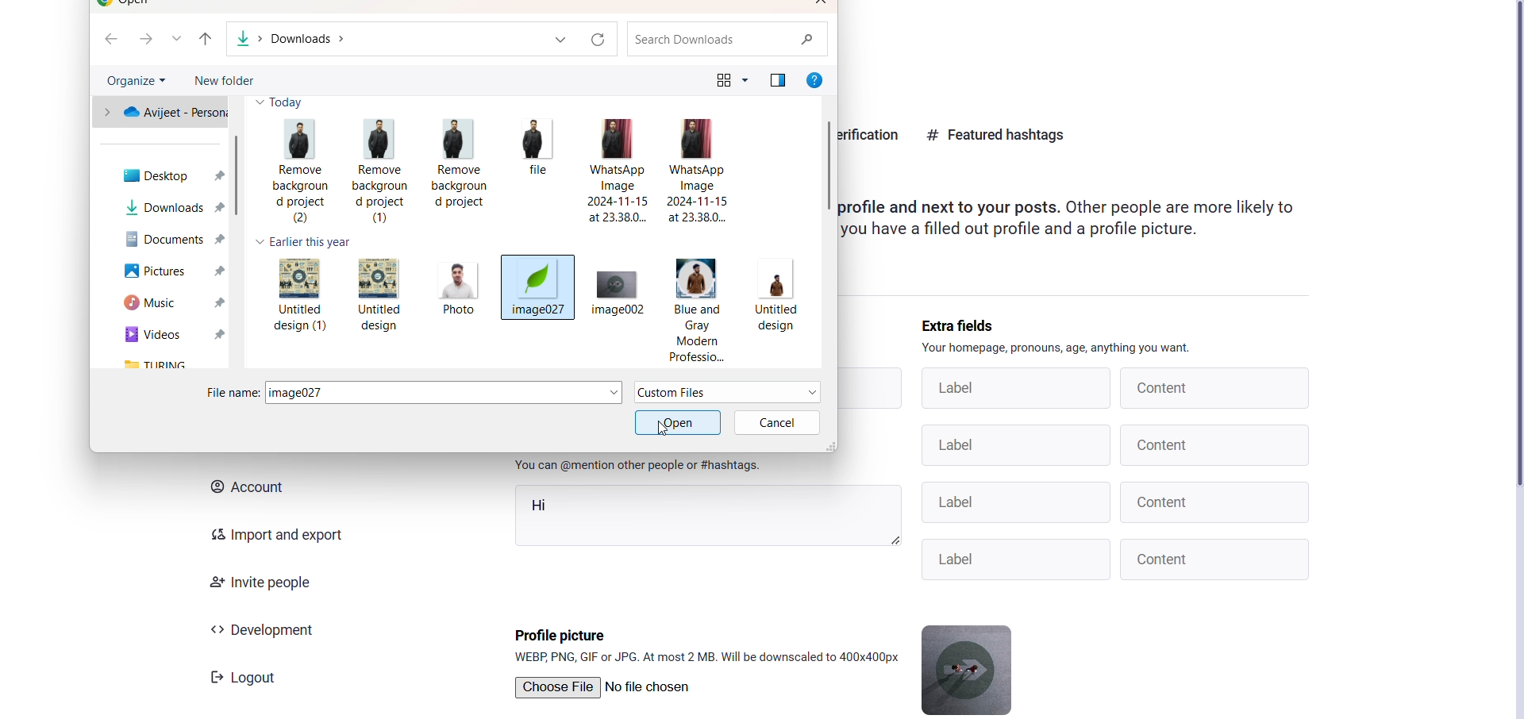  What do you see at coordinates (1216, 559) in the screenshot?
I see `Content` at bounding box center [1216, 559].